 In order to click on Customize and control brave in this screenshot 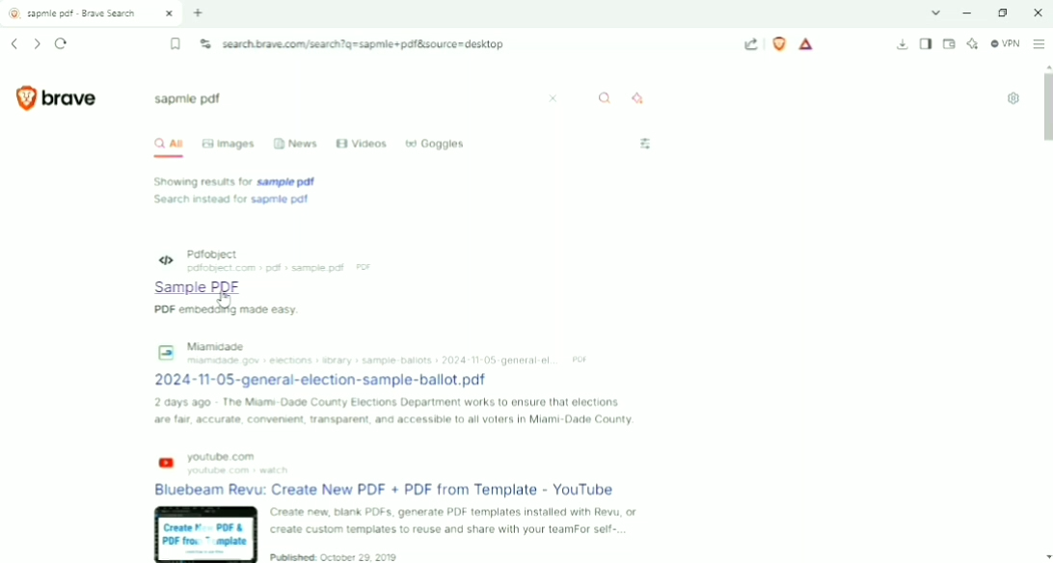, I will do `click(1039, 43)`.